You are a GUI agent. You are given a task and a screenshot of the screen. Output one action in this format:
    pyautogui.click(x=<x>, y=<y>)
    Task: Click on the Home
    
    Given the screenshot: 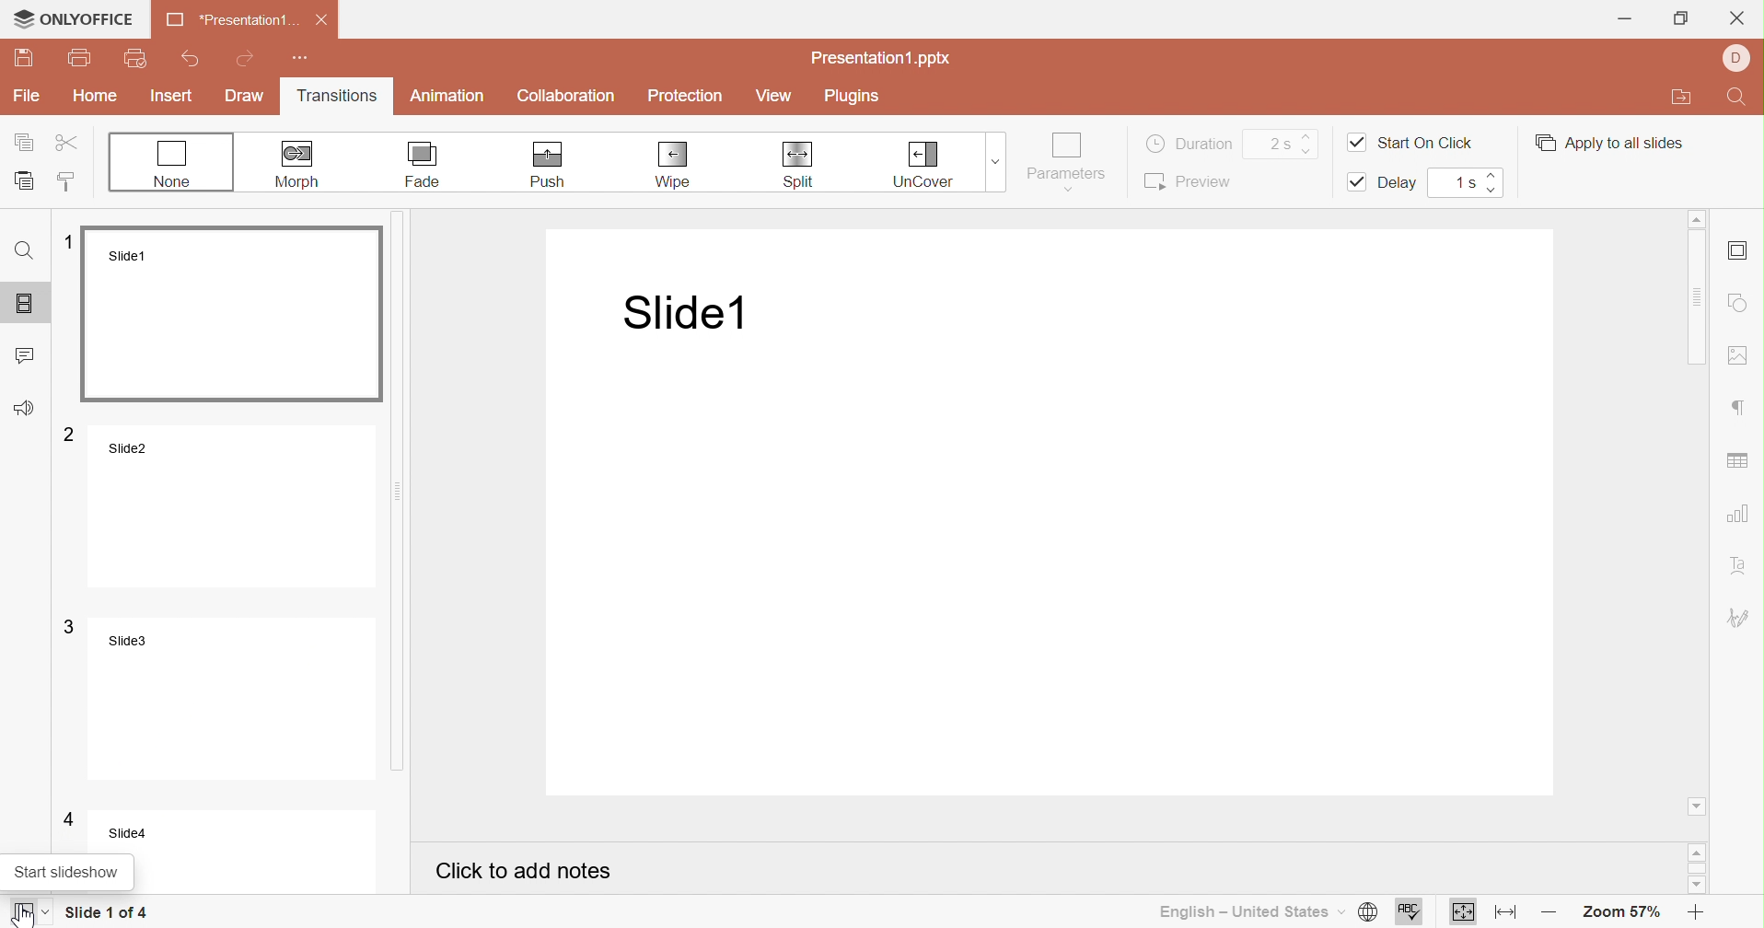 What is the action you would take?
    pyautogui.click(x=95, y=95)
    